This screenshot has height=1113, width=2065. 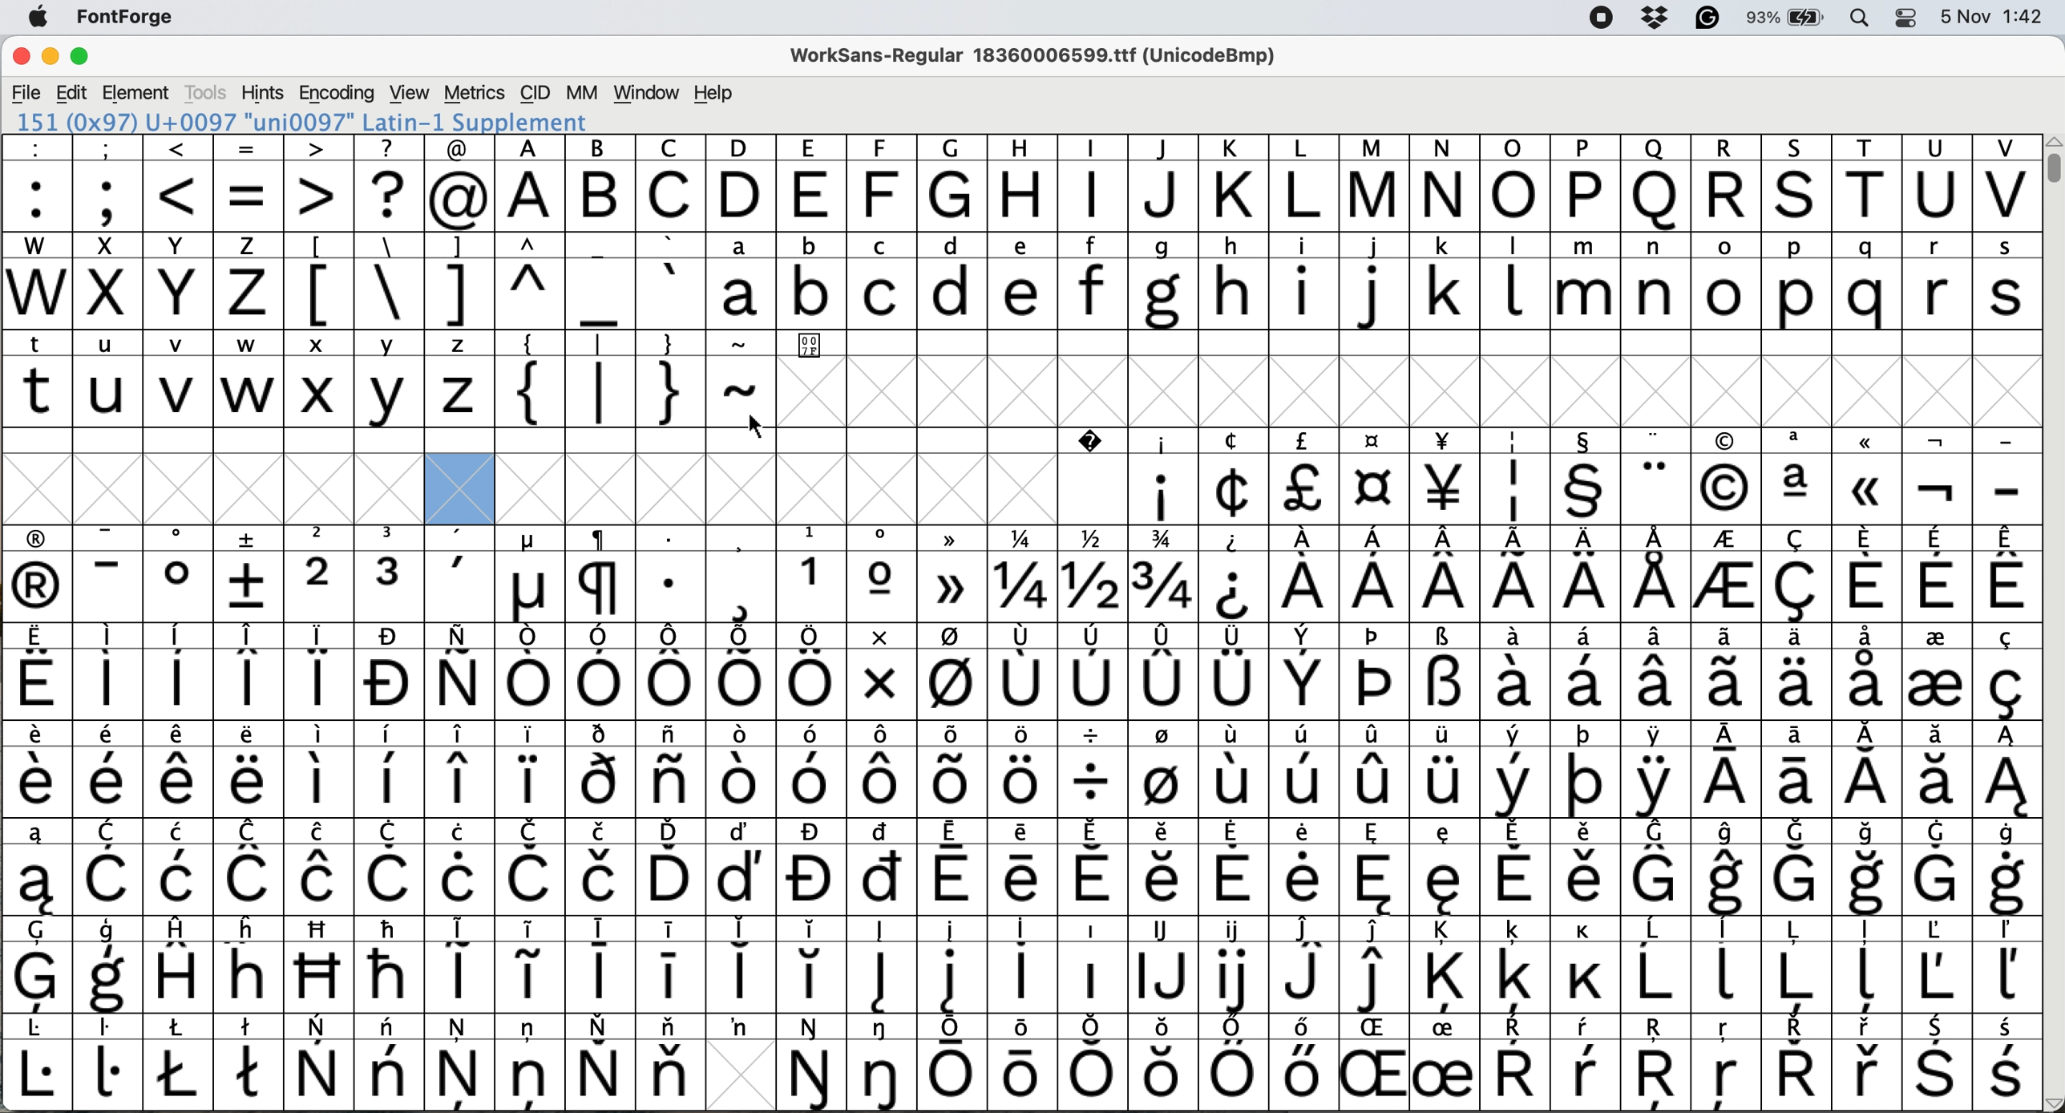 What do you see at coordinates (955, 866) in the screenshot?
I see `symbol` at bounding box center [955, 866].